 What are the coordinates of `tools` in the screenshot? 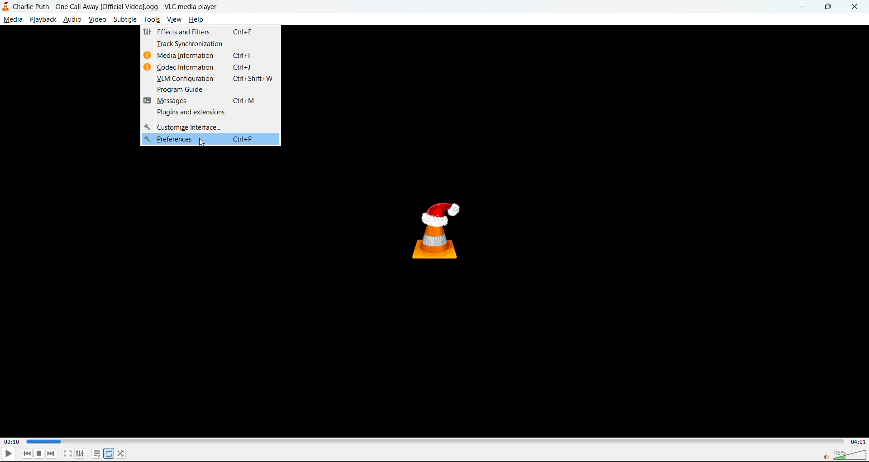 It's located at (153, 19).